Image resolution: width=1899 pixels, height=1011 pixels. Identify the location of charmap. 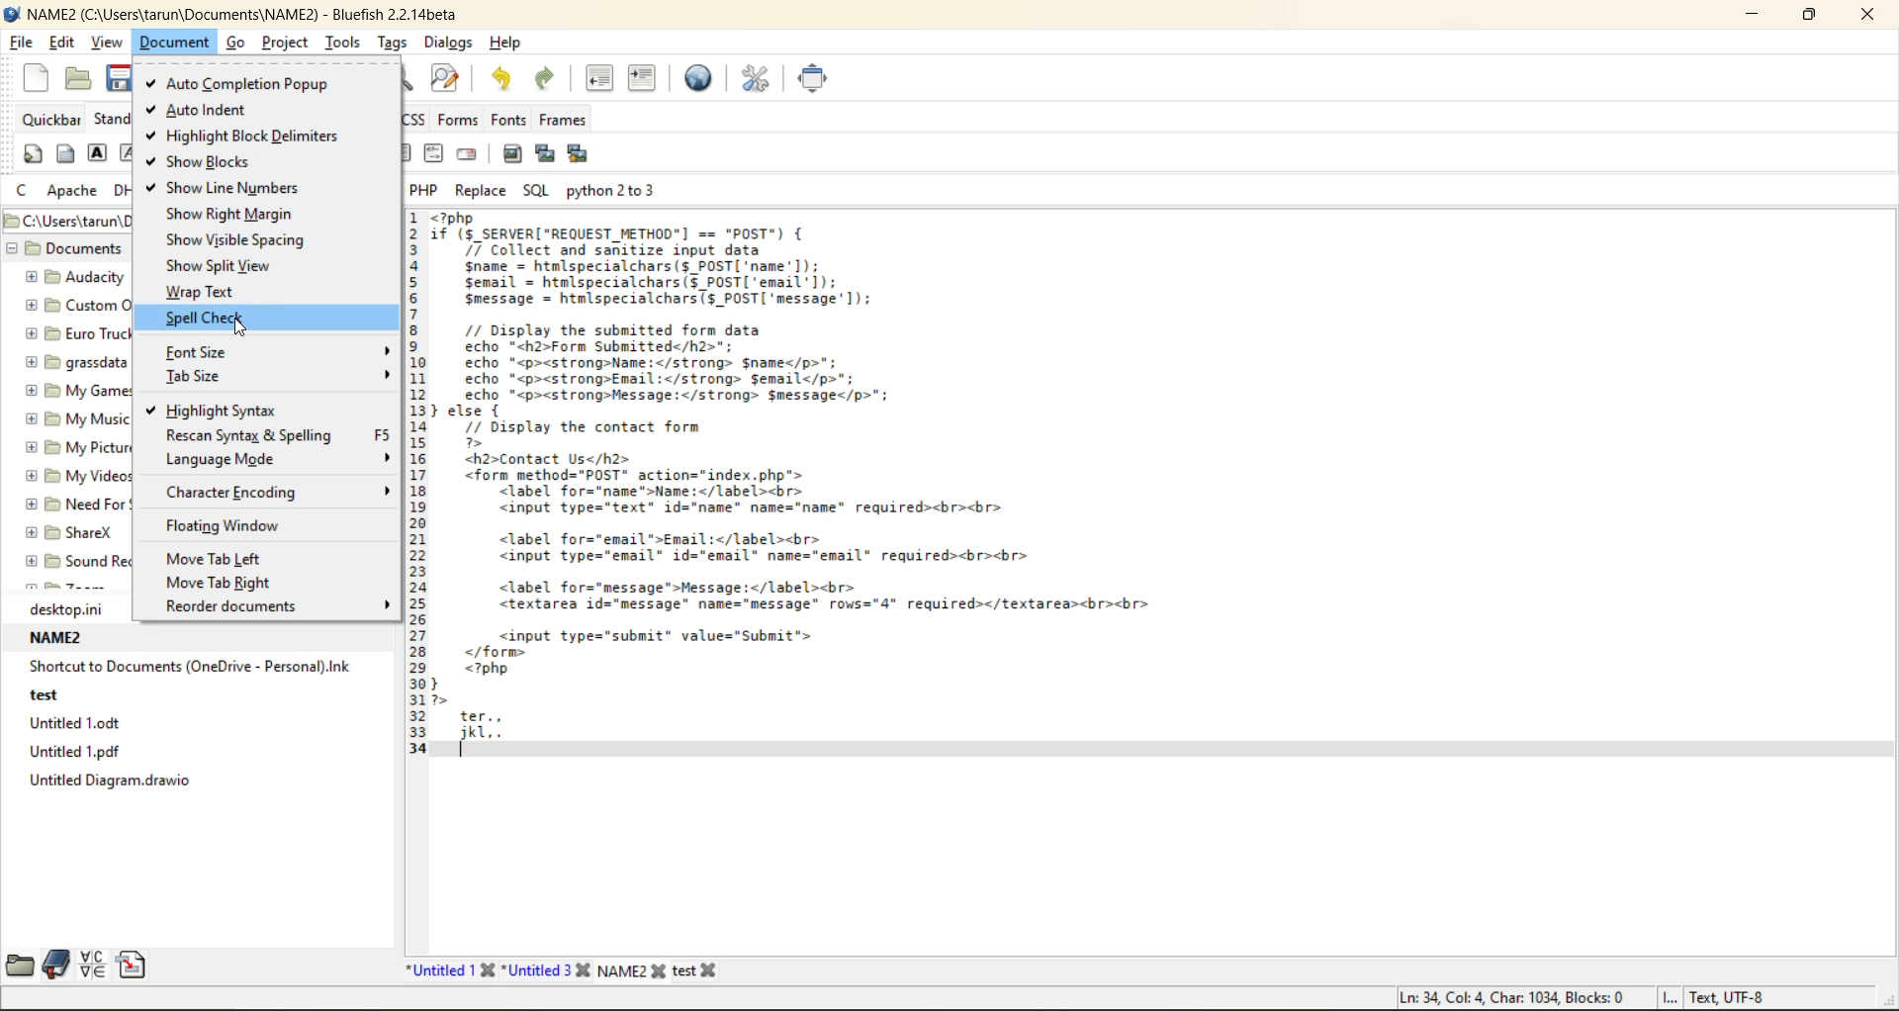
(98, 965).